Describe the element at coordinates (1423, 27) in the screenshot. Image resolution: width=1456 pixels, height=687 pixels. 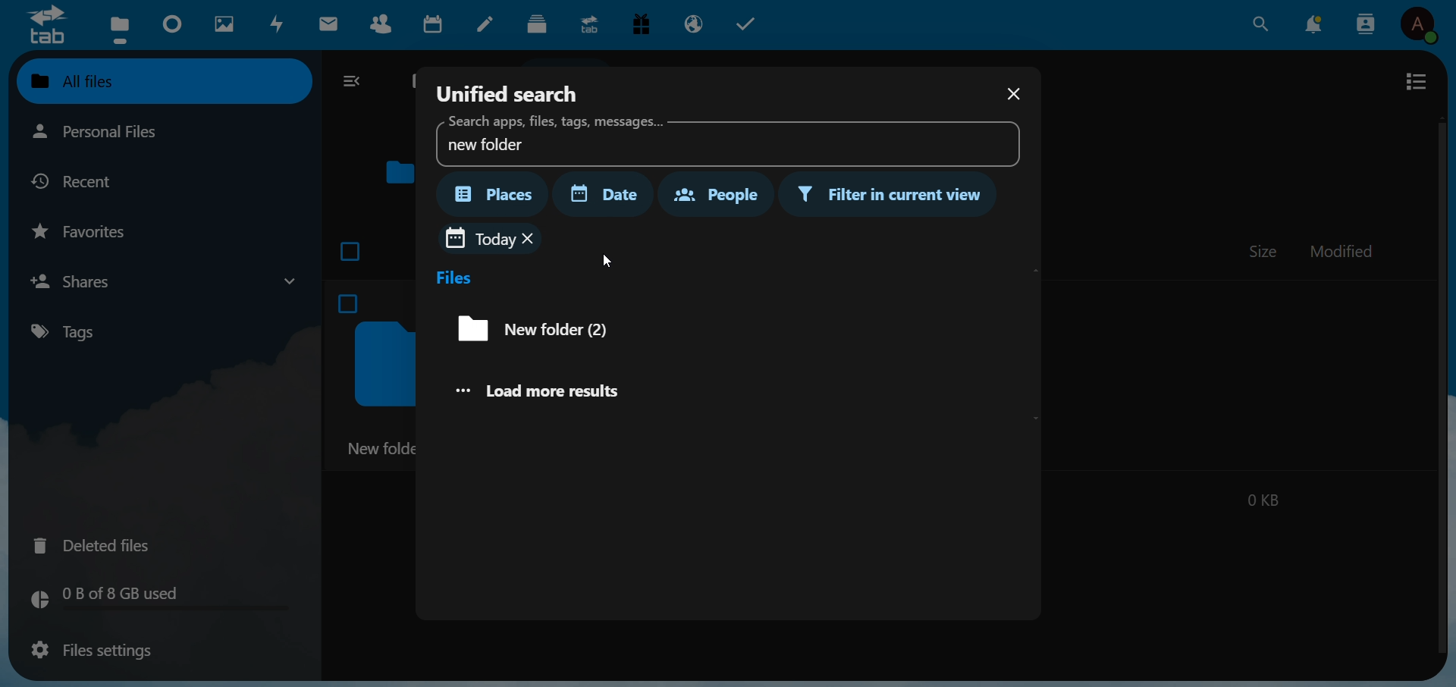
I see `user` at that location.